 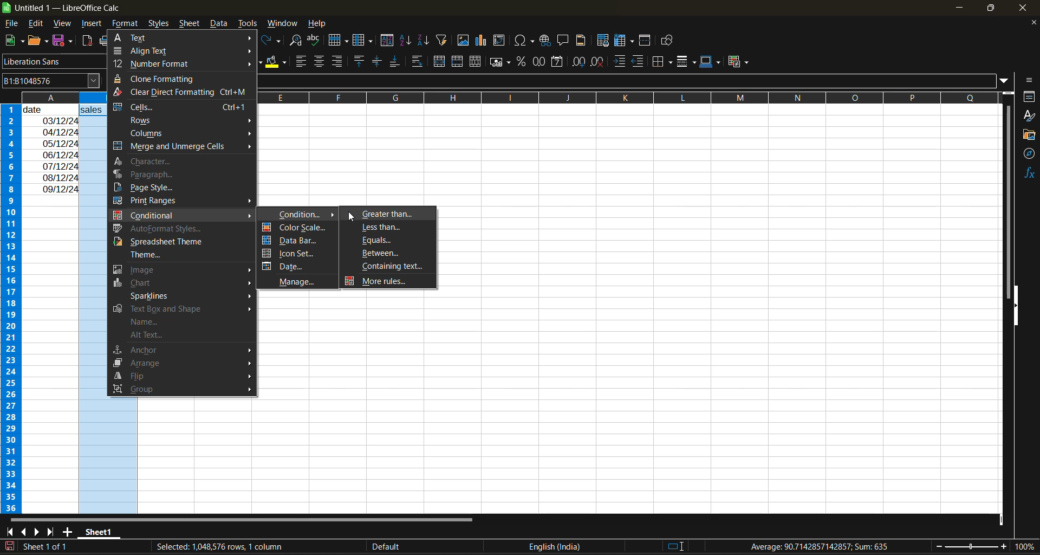 What do you see at coordinates (189, 24) in the screenshot?
I see `sheet` at bounding box center [189, 24].